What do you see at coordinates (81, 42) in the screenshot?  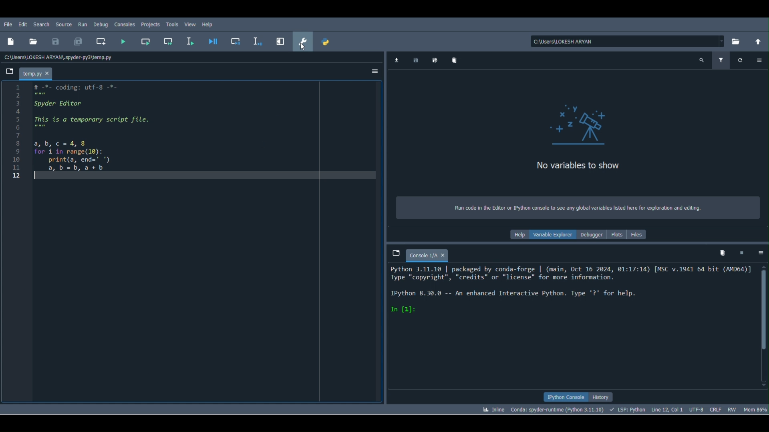 I see `Save all (Ctrl + Alt + S)` at bounding box center [81, 42].